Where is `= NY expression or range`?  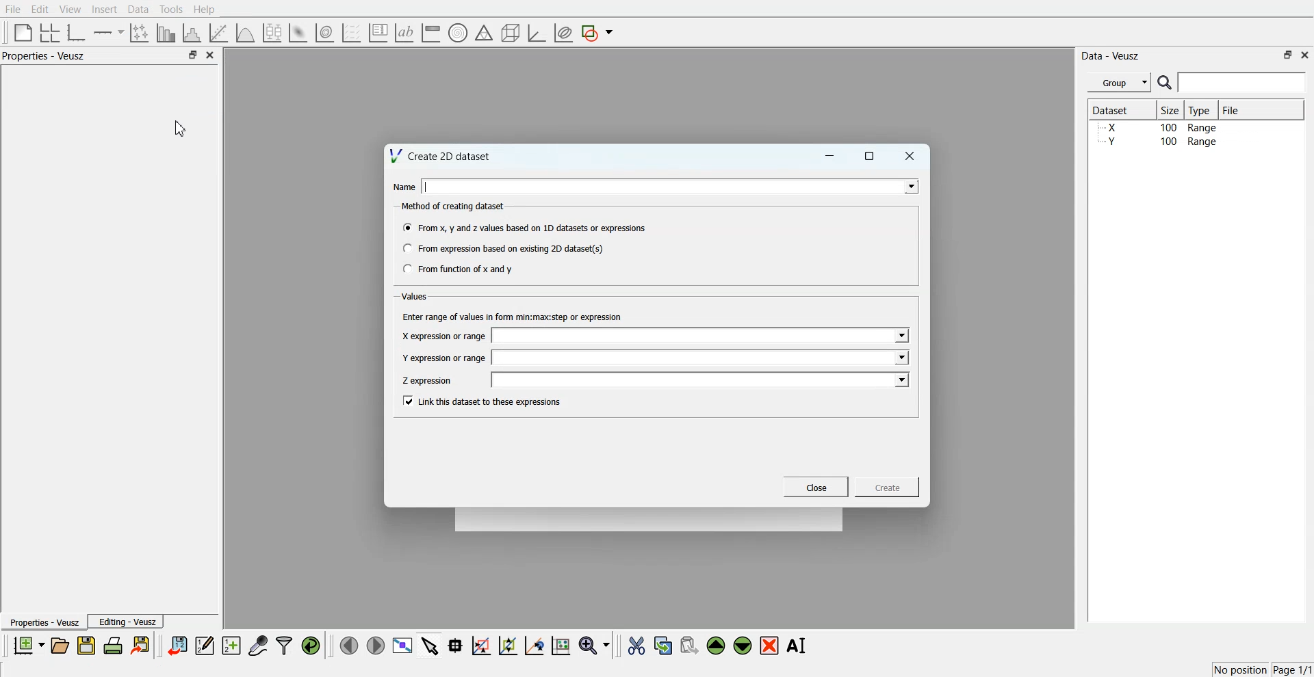 = NY expression or range is located at coordinates (444, 358).